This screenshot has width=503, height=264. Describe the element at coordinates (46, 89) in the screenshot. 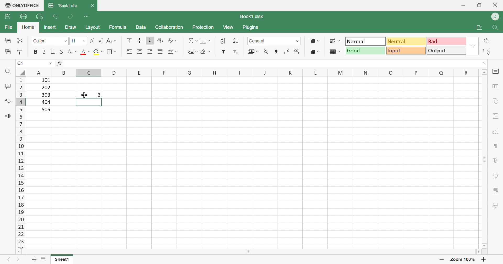

I see `202` at that location.